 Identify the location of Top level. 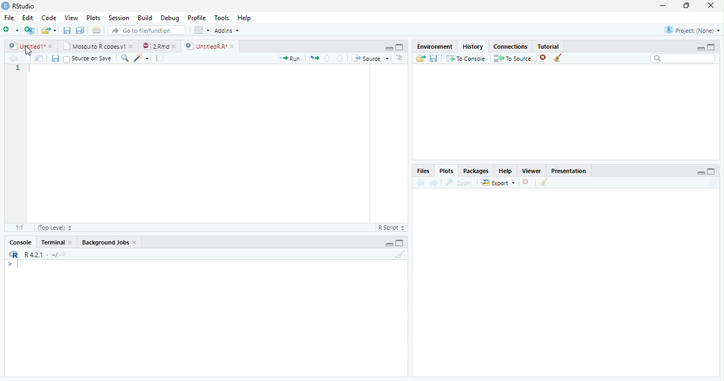
(54, 229).